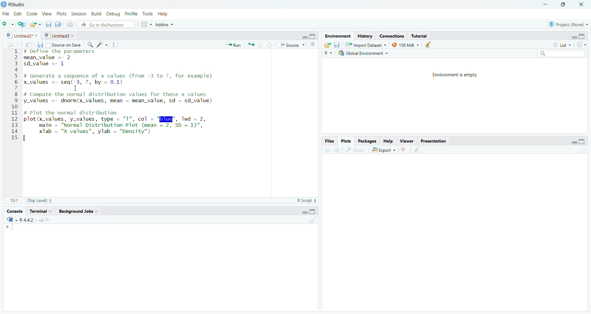 The width and height of the screenshot is (591, 314). What do you see at coordinates (264, 44) in the screenshot?
I see `` at bounding box center [264, 44].